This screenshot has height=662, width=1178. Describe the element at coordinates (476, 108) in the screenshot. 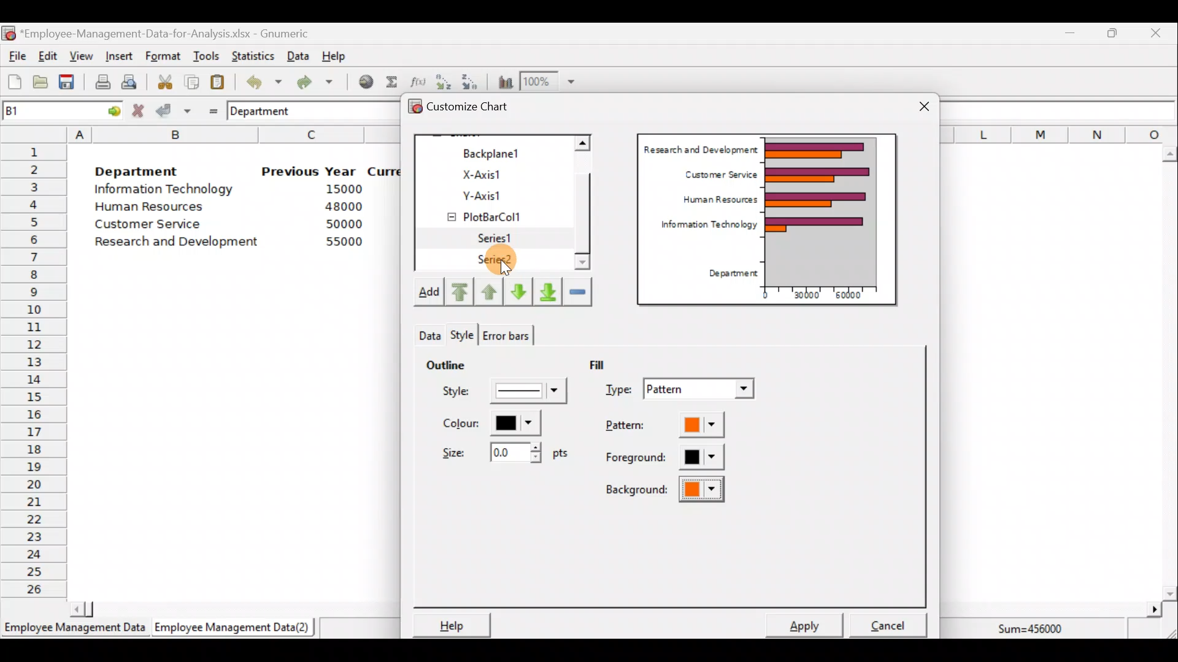

I see `Customize chart` at that location.